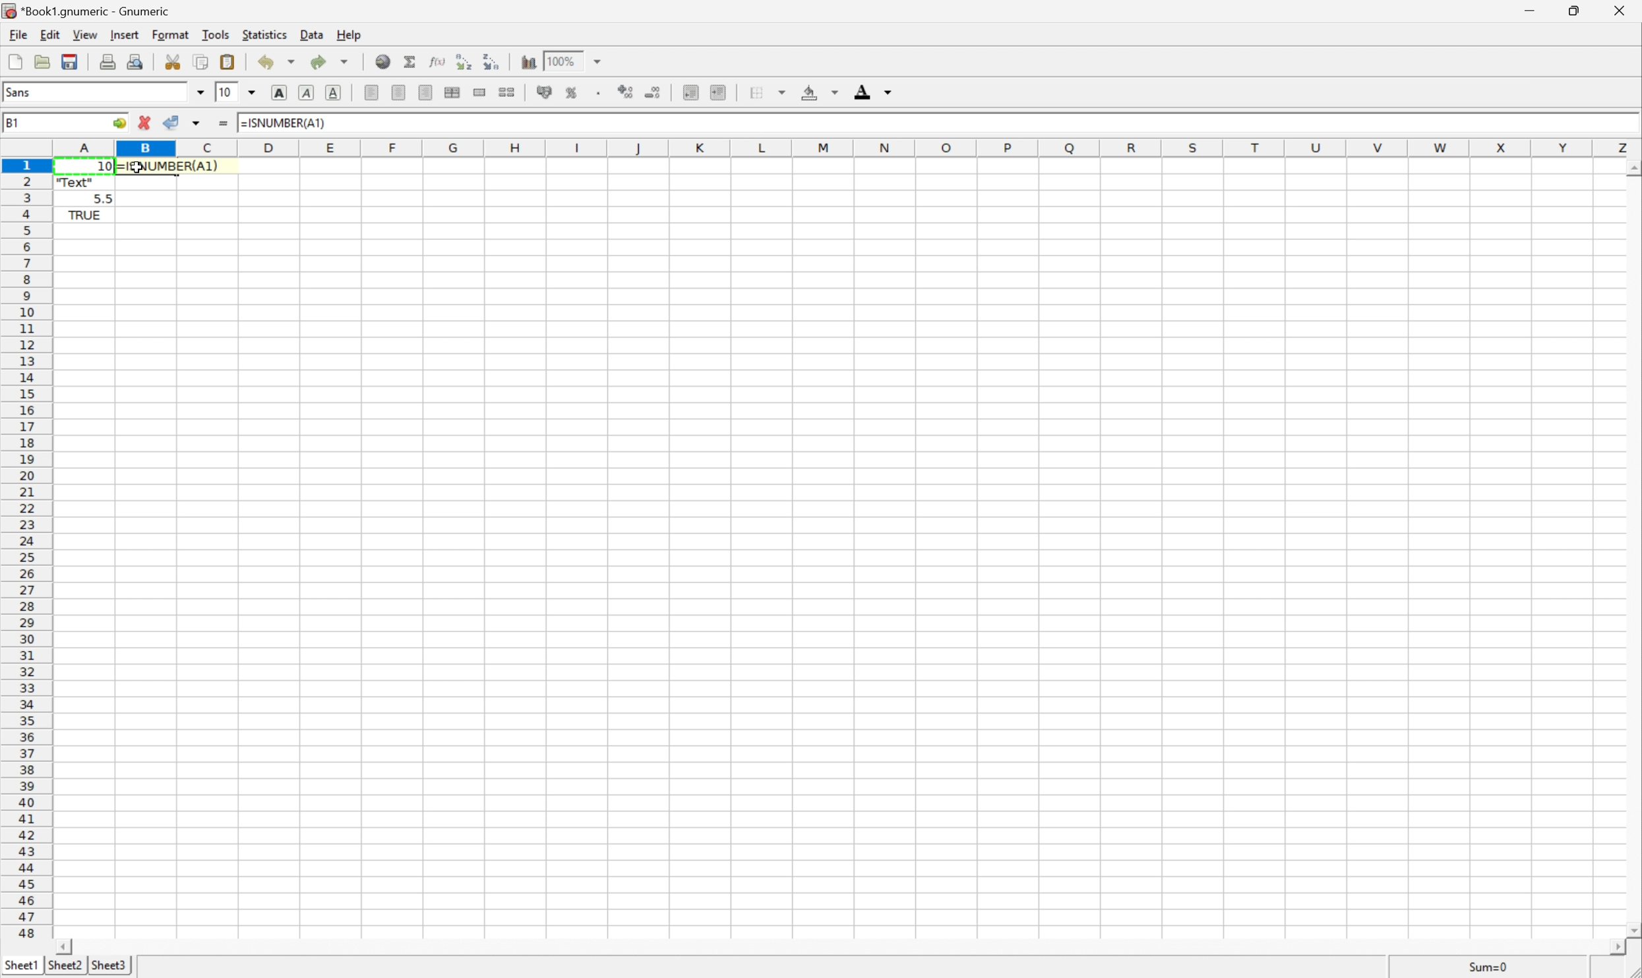 The width and height of the screenshot is (1642, 978). Describe the element at coordinates (1577, 10) in the screenshot. I see `Restore Down` at that location.